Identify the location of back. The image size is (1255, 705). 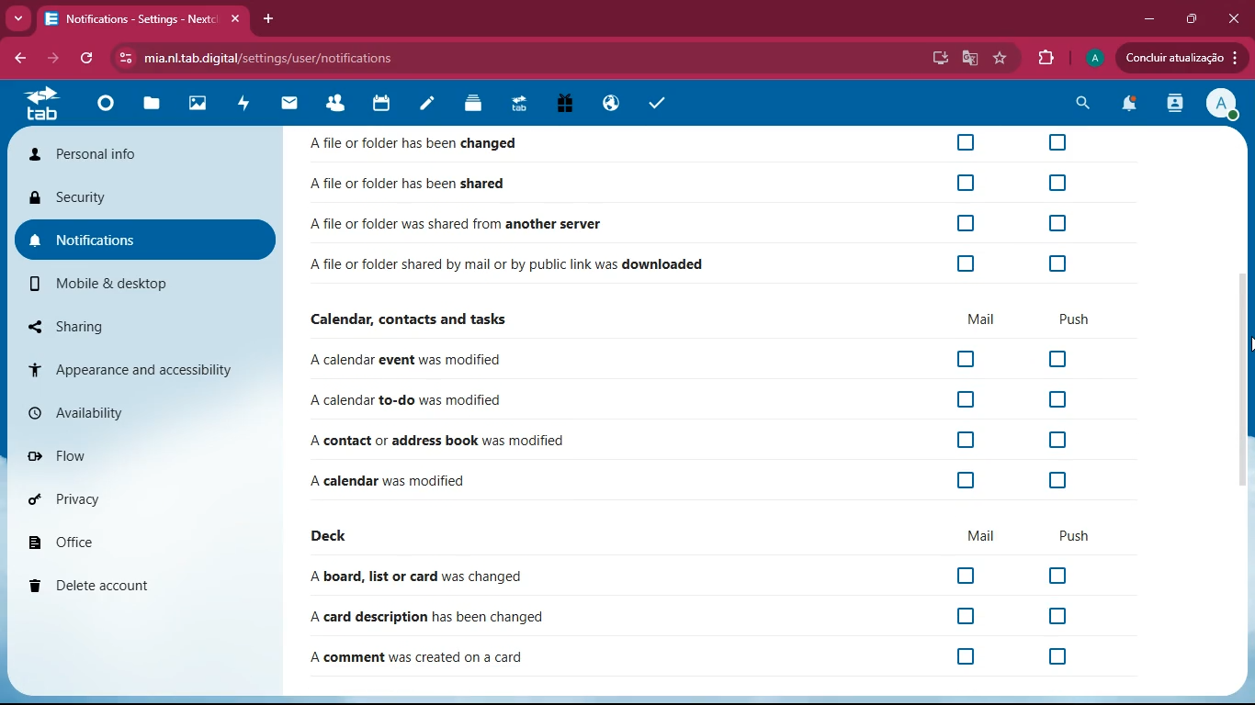
(17, 56).